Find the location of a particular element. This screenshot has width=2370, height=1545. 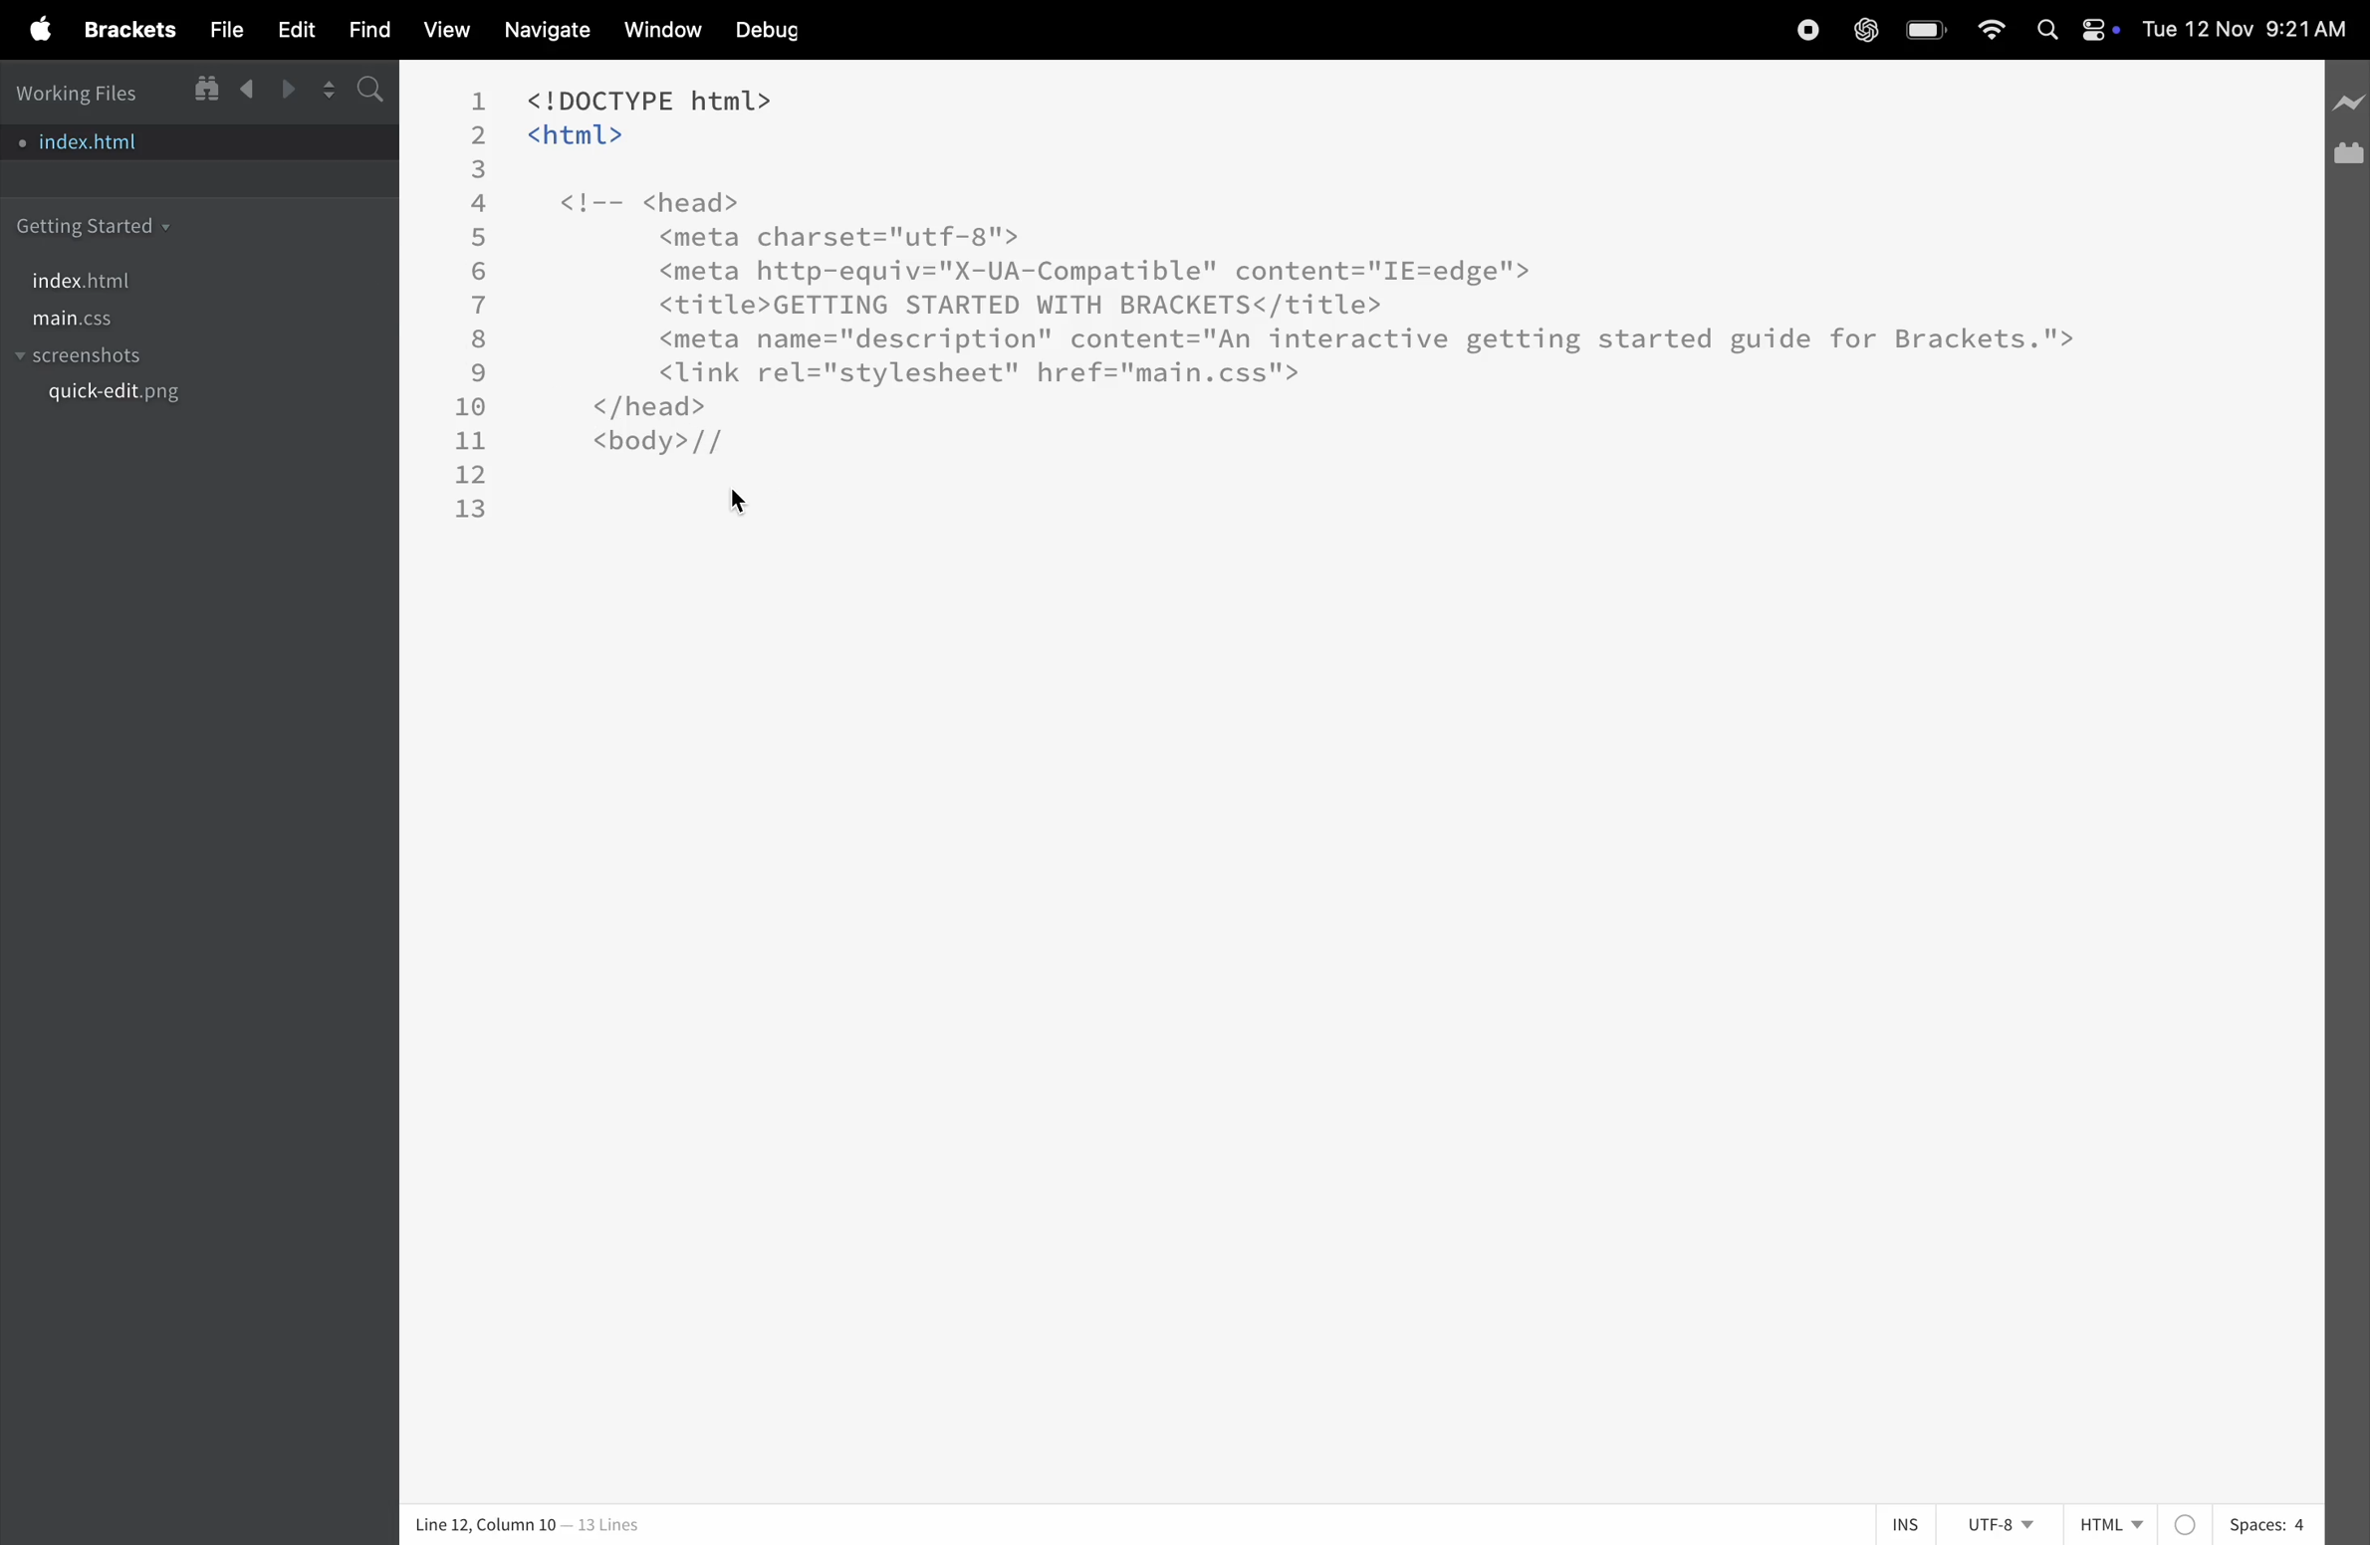

window is located at coordinates (659, 29).